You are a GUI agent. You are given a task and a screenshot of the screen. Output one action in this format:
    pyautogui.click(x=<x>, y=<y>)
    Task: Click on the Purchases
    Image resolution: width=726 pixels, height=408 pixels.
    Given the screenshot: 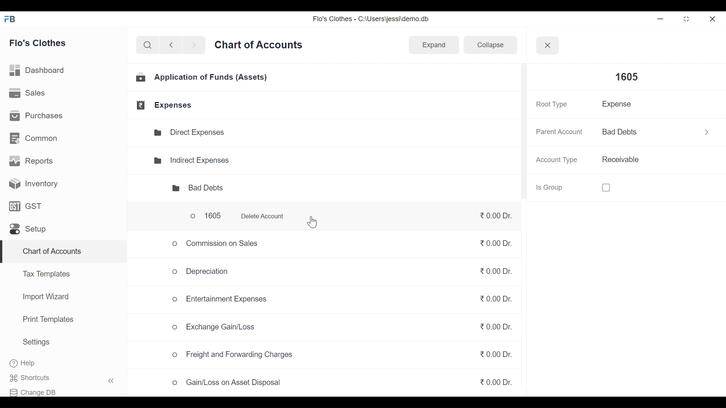 What is the action you would take?
    pyautogui.click(x=39, y=117)
    